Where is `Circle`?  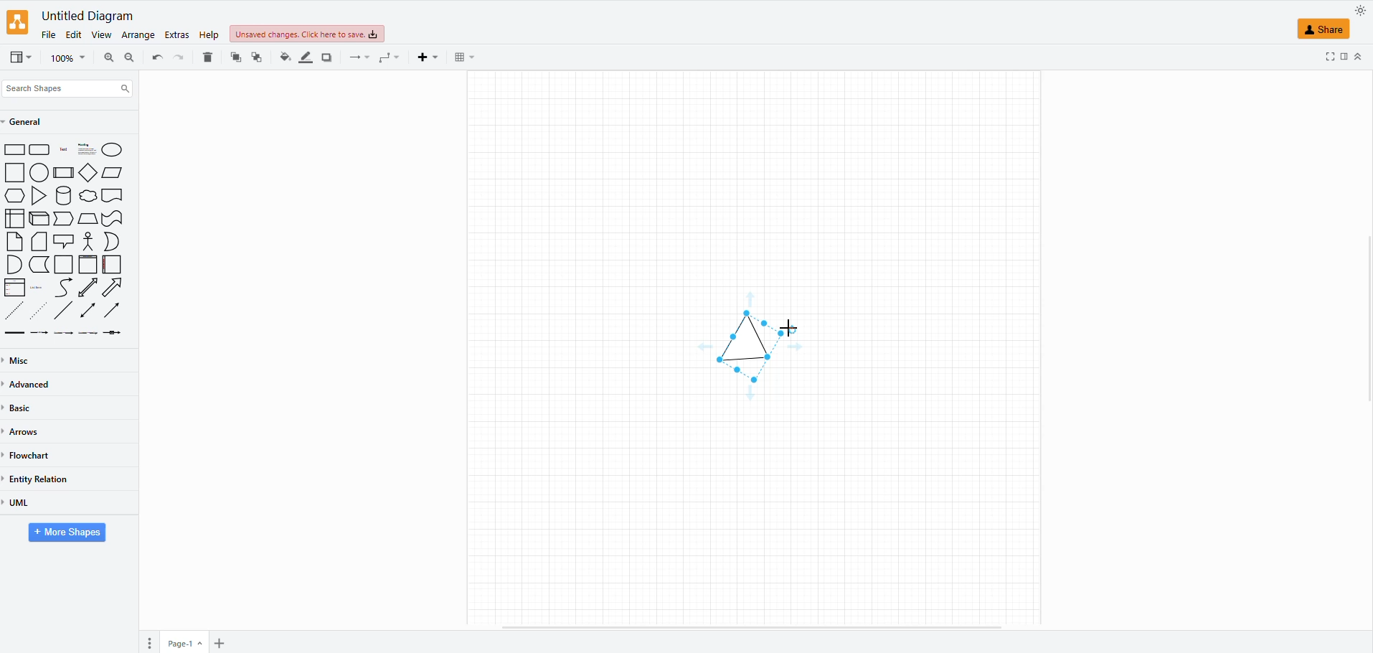
Circle is located at coordinates (112, 149).